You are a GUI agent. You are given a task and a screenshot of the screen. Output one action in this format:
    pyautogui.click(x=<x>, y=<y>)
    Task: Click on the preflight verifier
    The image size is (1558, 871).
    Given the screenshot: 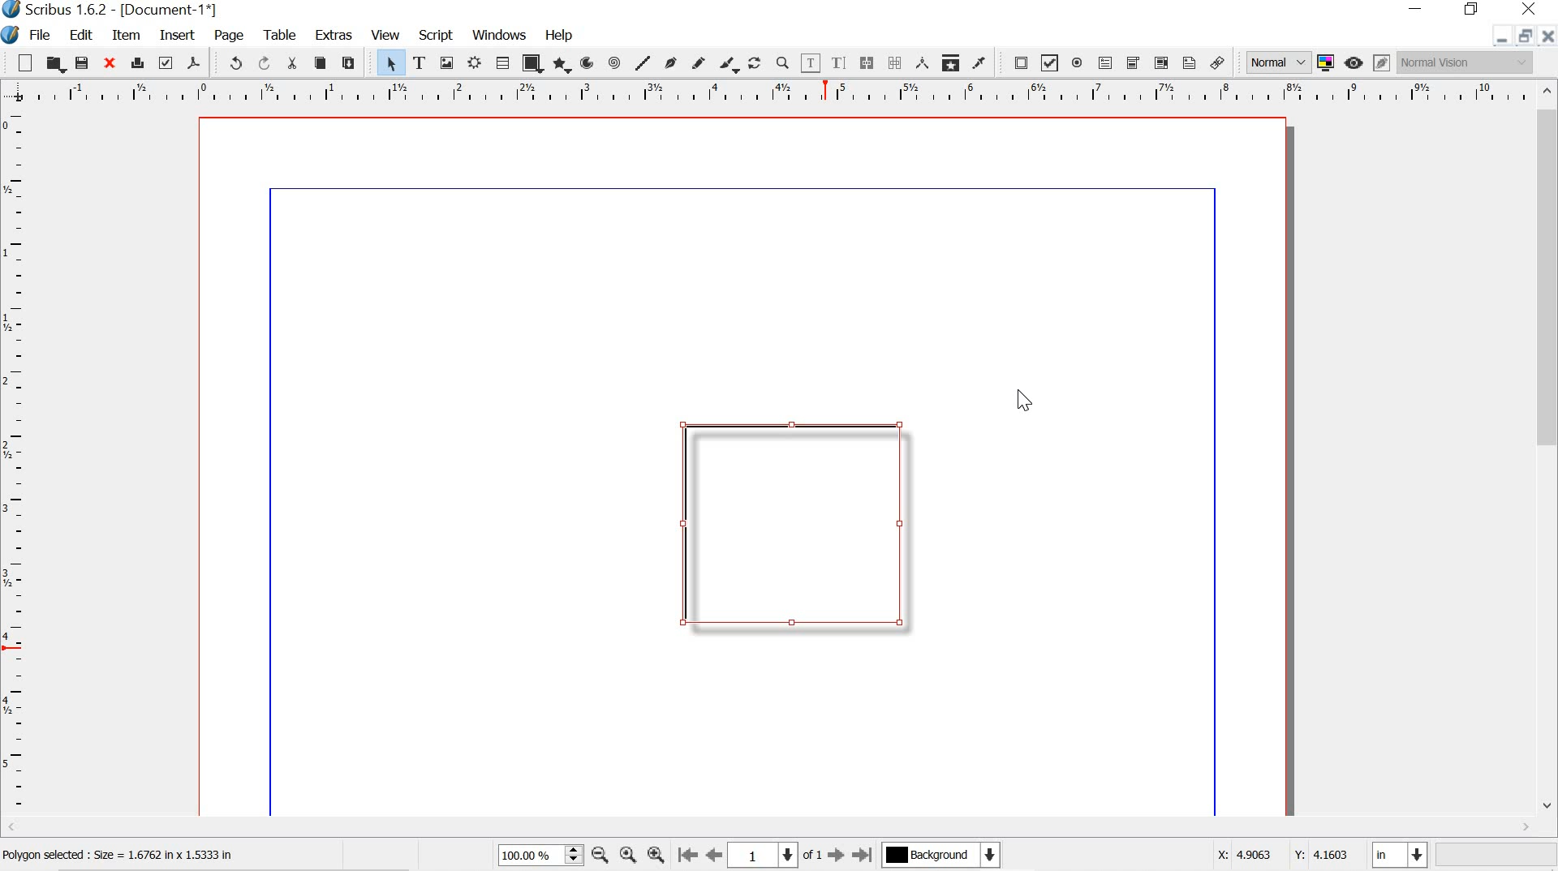 What is the action you would take?
    pyautogui.click(x=166, y=62)
    